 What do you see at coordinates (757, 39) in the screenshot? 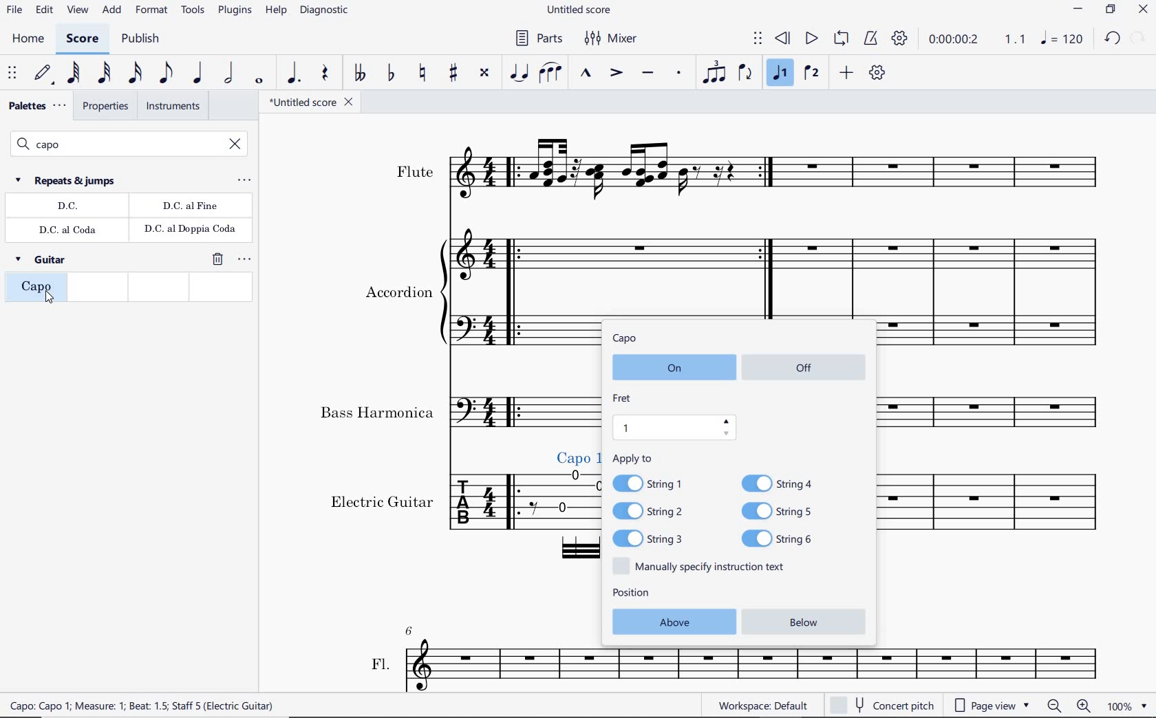
I see `select to move` at bounding box center [757, 39].